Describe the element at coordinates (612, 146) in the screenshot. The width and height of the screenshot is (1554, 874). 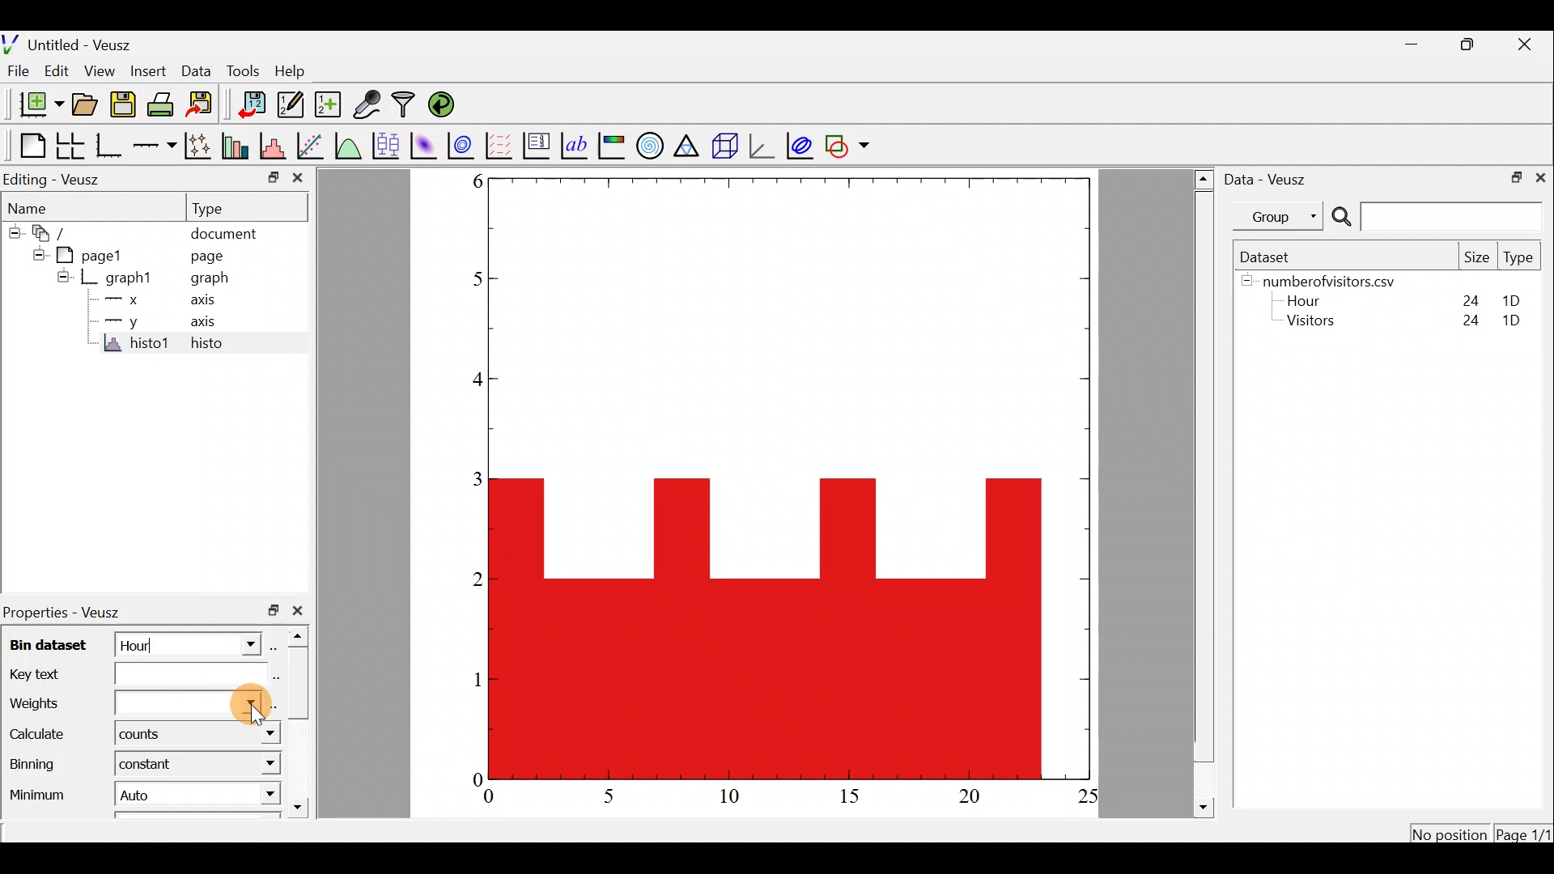
I see `image color bar` at that location.